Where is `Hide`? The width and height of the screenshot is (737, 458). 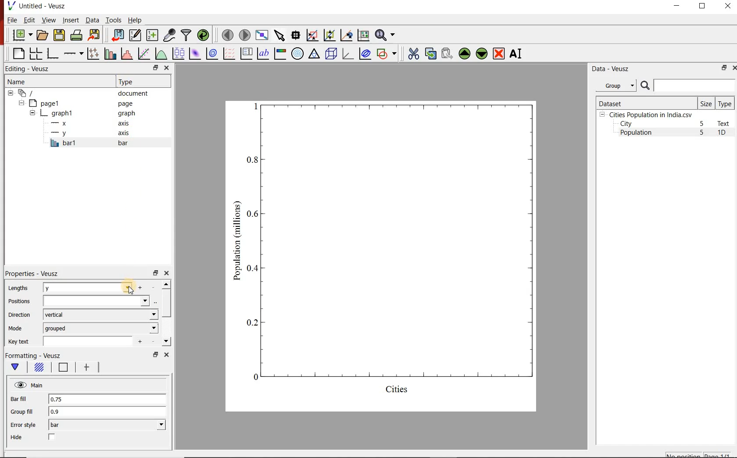 Hide is located at coordinates (18, 437).